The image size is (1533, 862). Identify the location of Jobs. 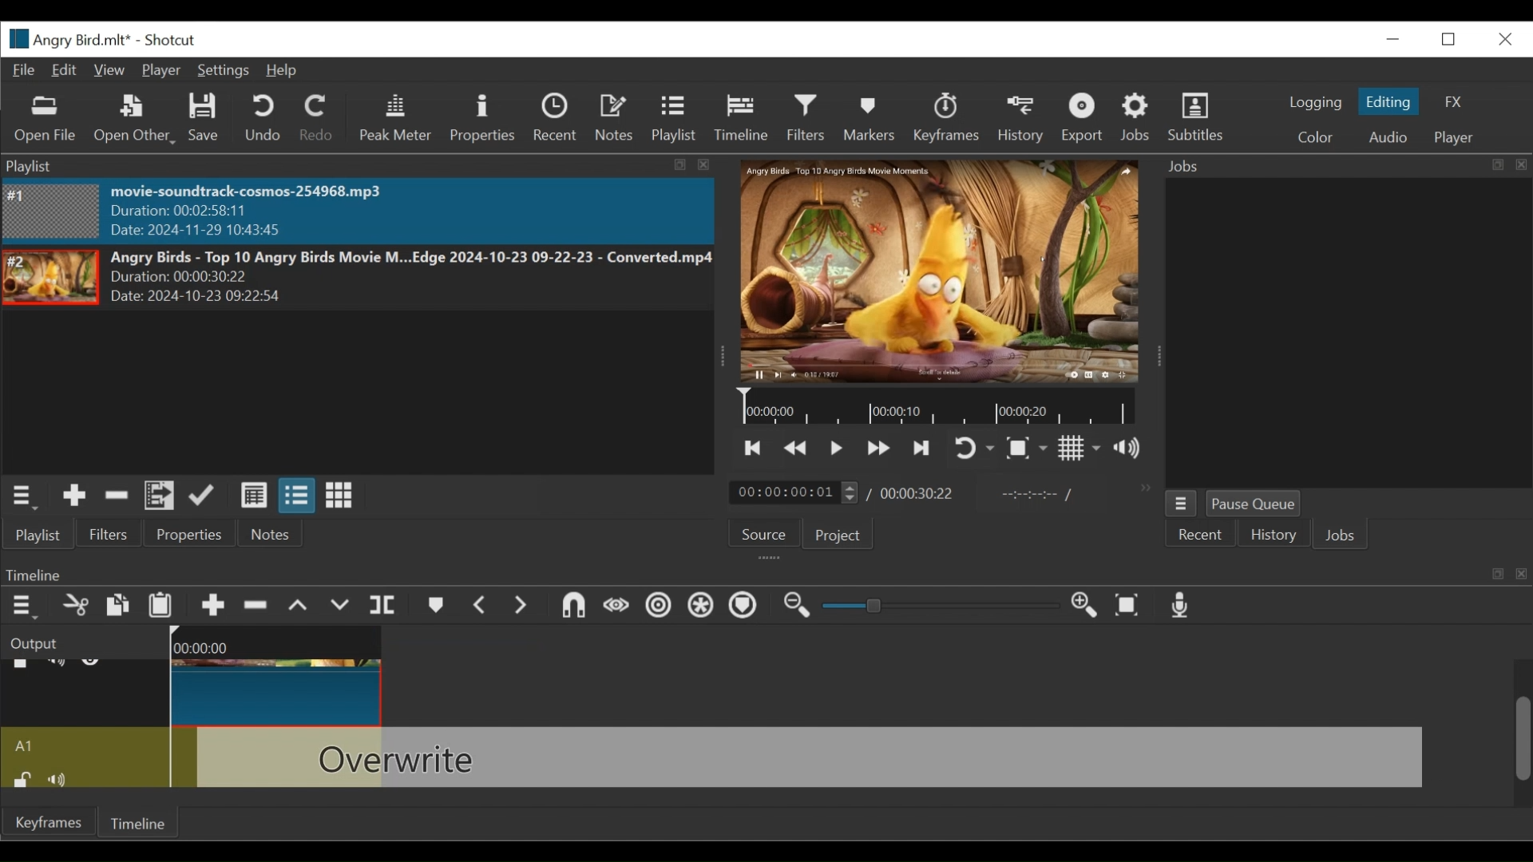
(1343, 535).